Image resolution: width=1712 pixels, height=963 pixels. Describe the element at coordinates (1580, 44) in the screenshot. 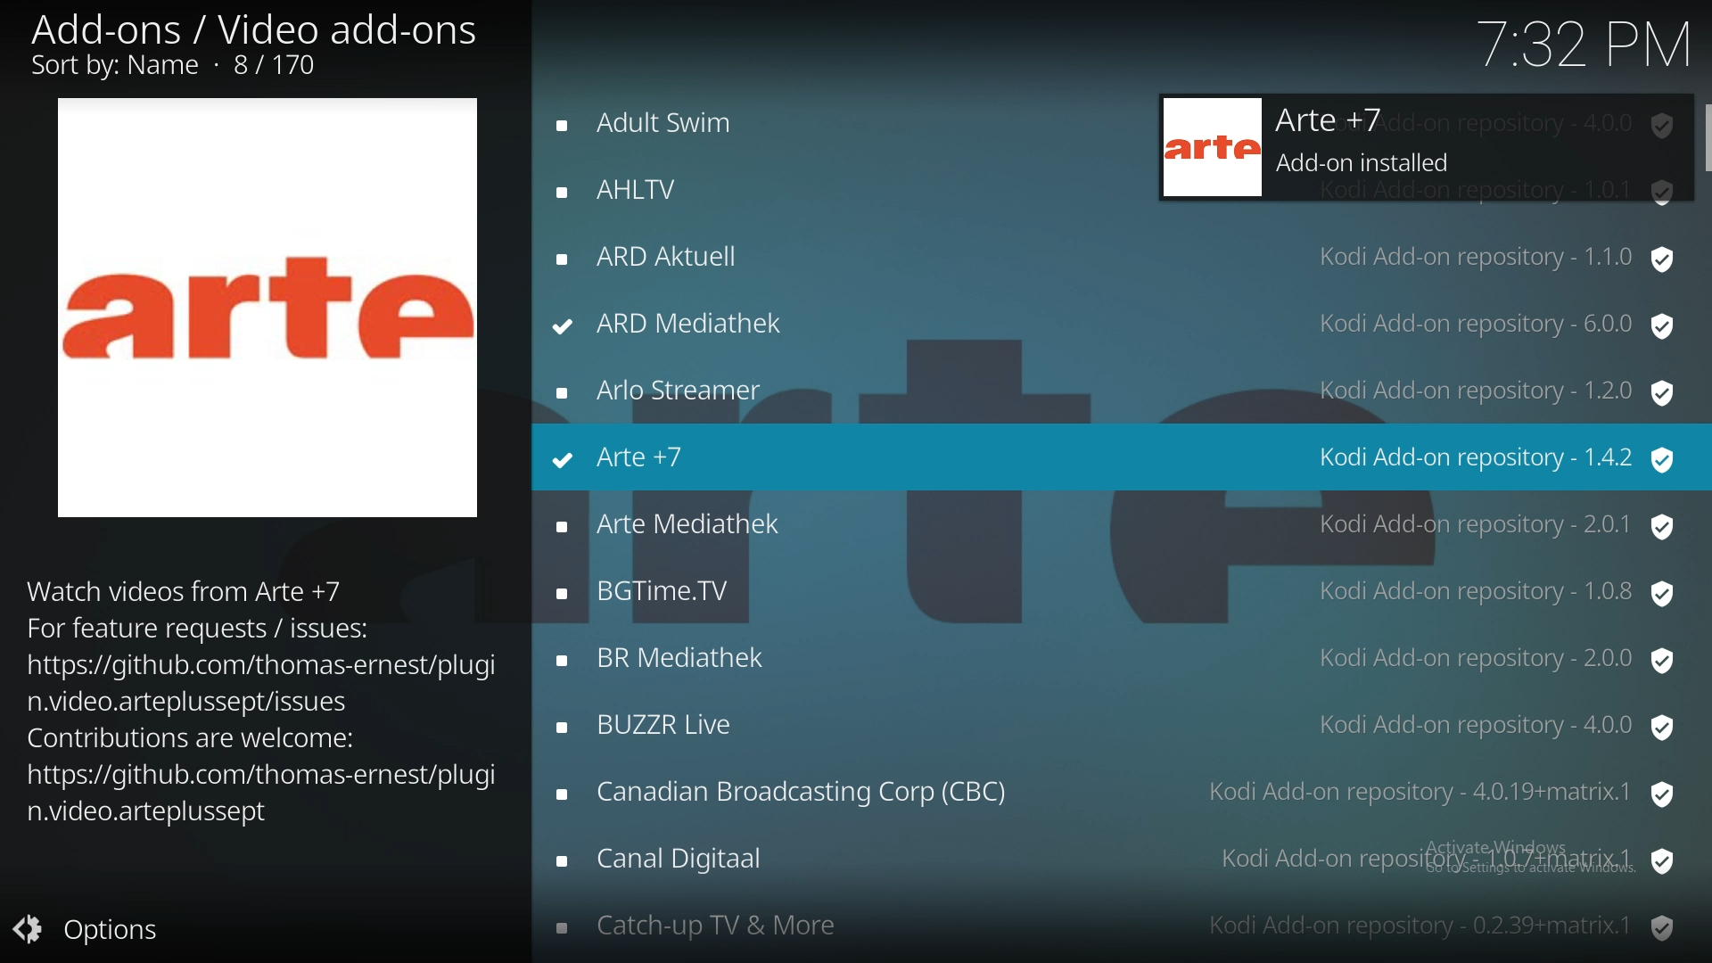

I see `time` at that location.